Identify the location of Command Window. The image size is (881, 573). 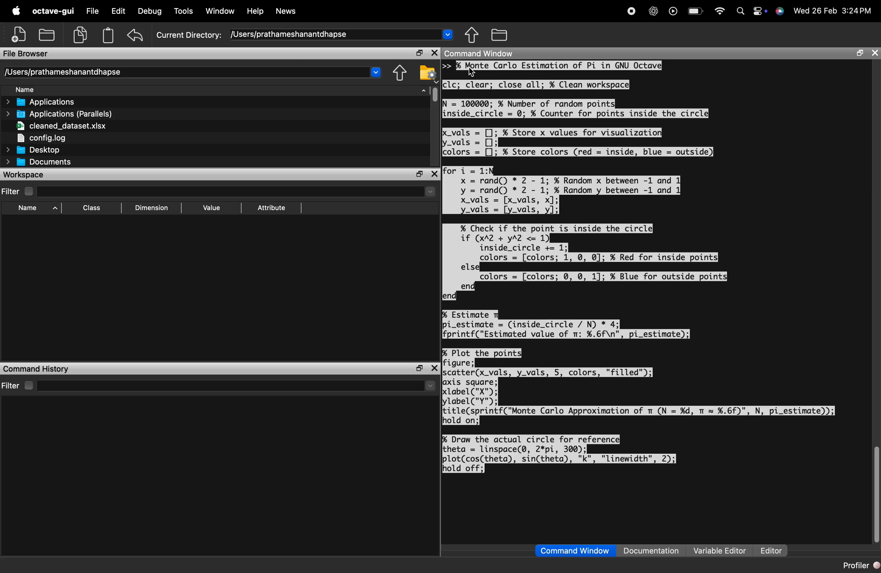
(576, 551).